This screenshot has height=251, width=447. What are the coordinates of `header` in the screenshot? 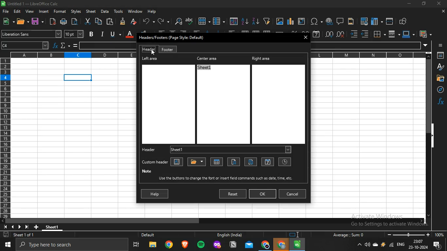 It's located at (152, 149).